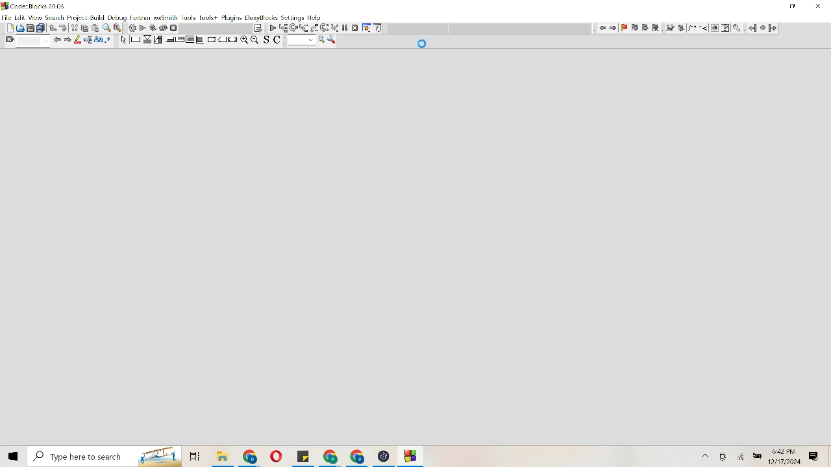 Image resolution: width=831 pixels, height=467 pixels. I want to click on Zoom in, so click(244, 40).